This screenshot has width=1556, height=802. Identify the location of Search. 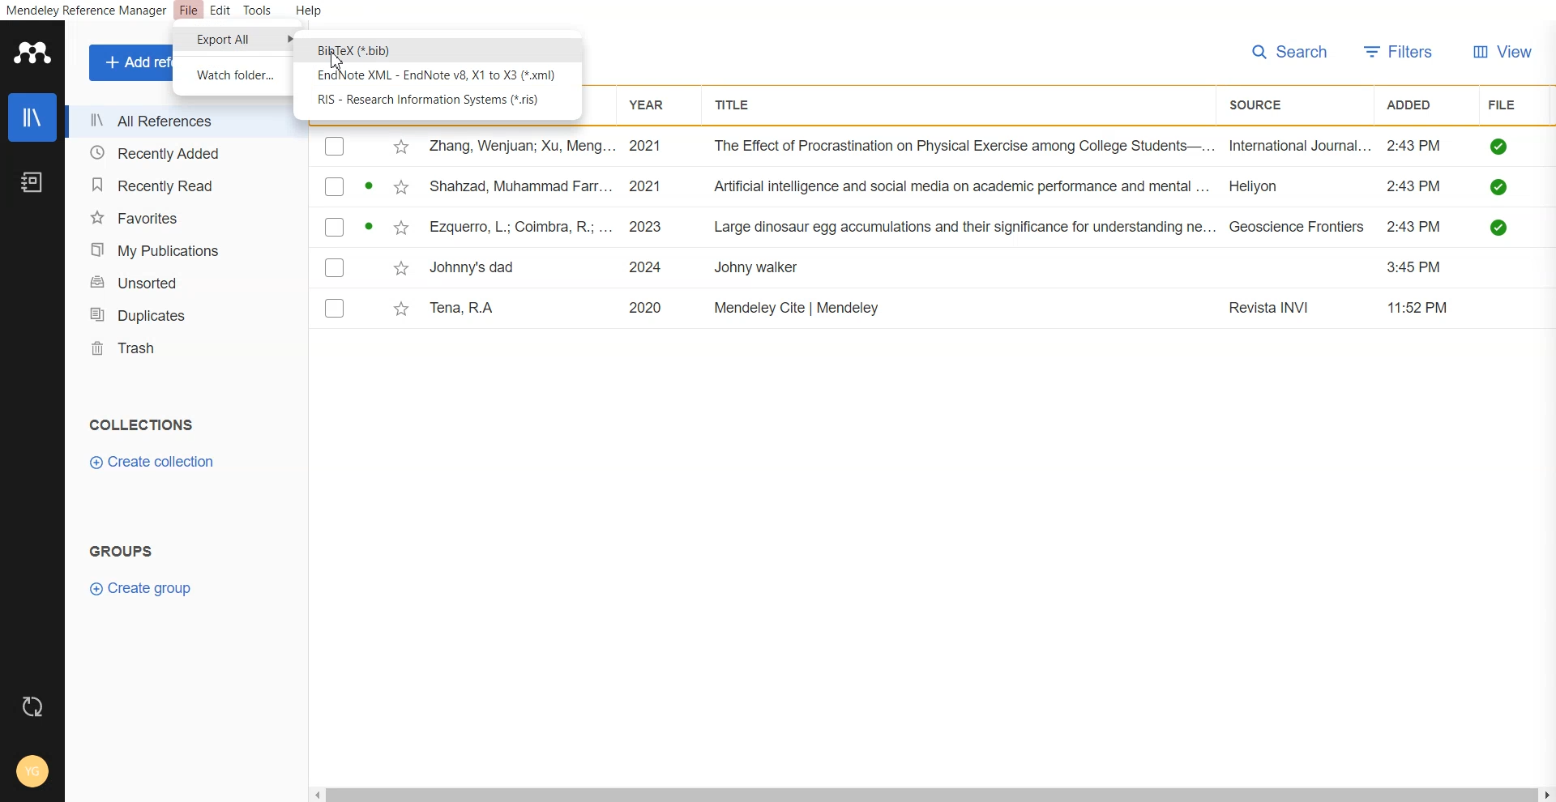
(1290, 53).